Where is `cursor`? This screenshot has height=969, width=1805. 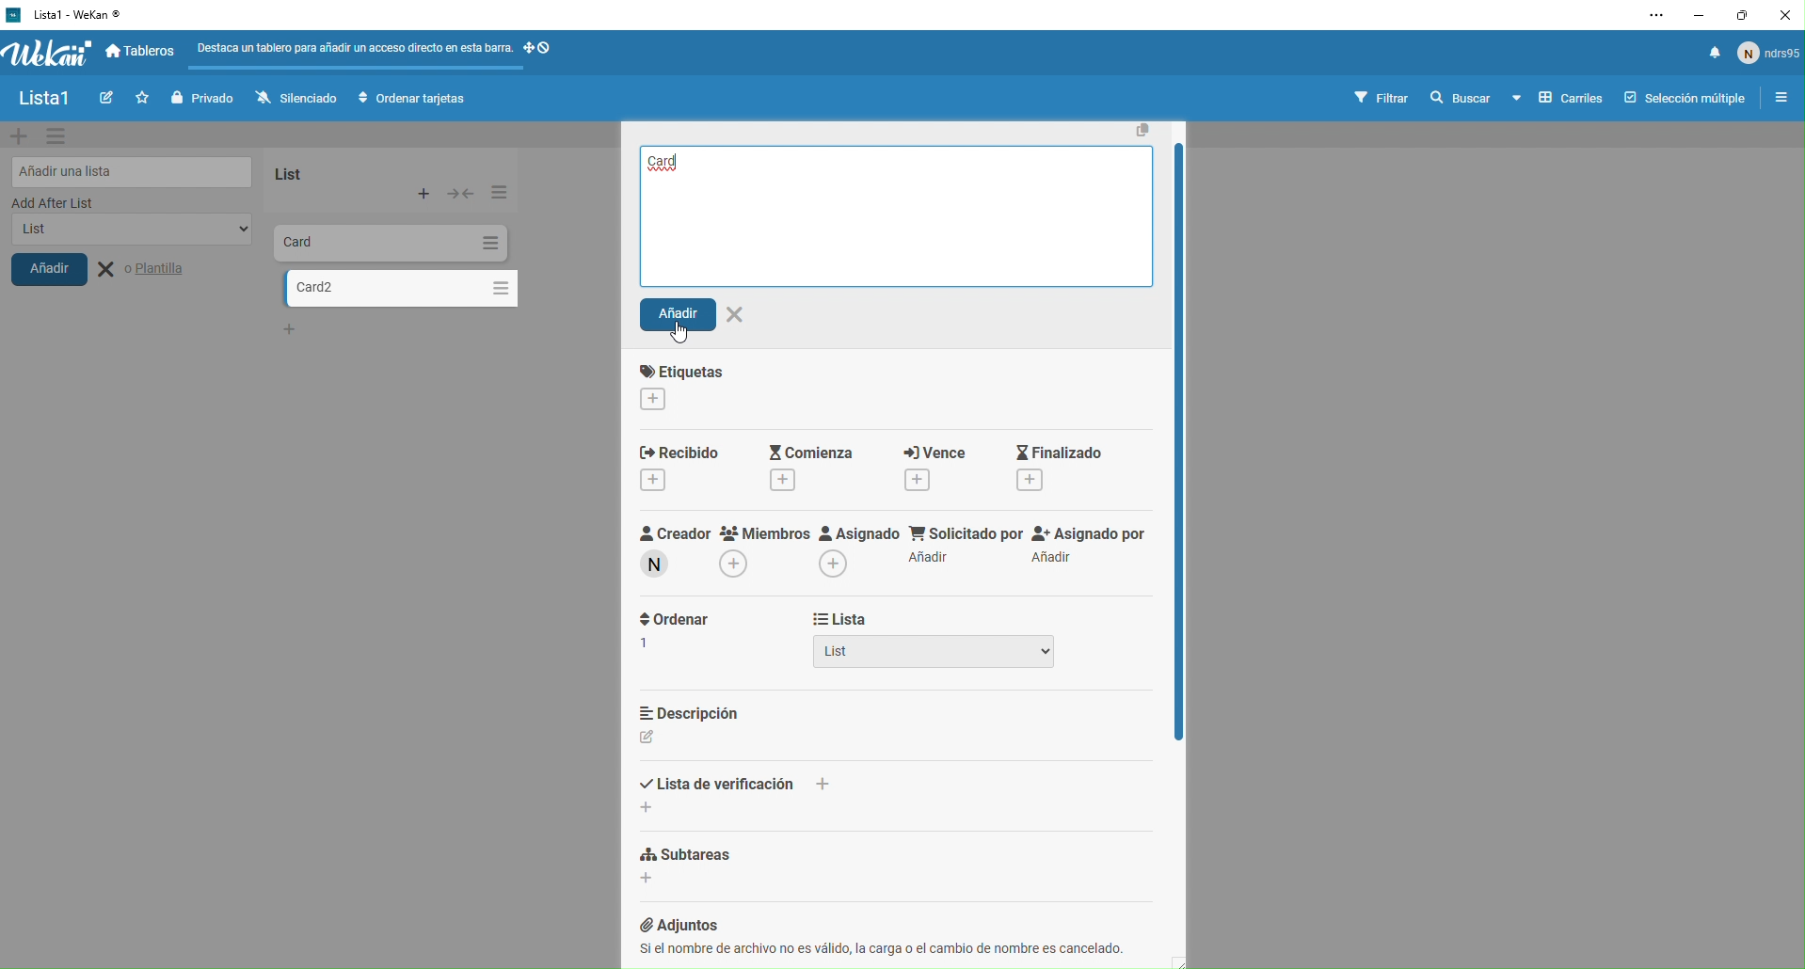
cursor is located at coordinates (685, 332).